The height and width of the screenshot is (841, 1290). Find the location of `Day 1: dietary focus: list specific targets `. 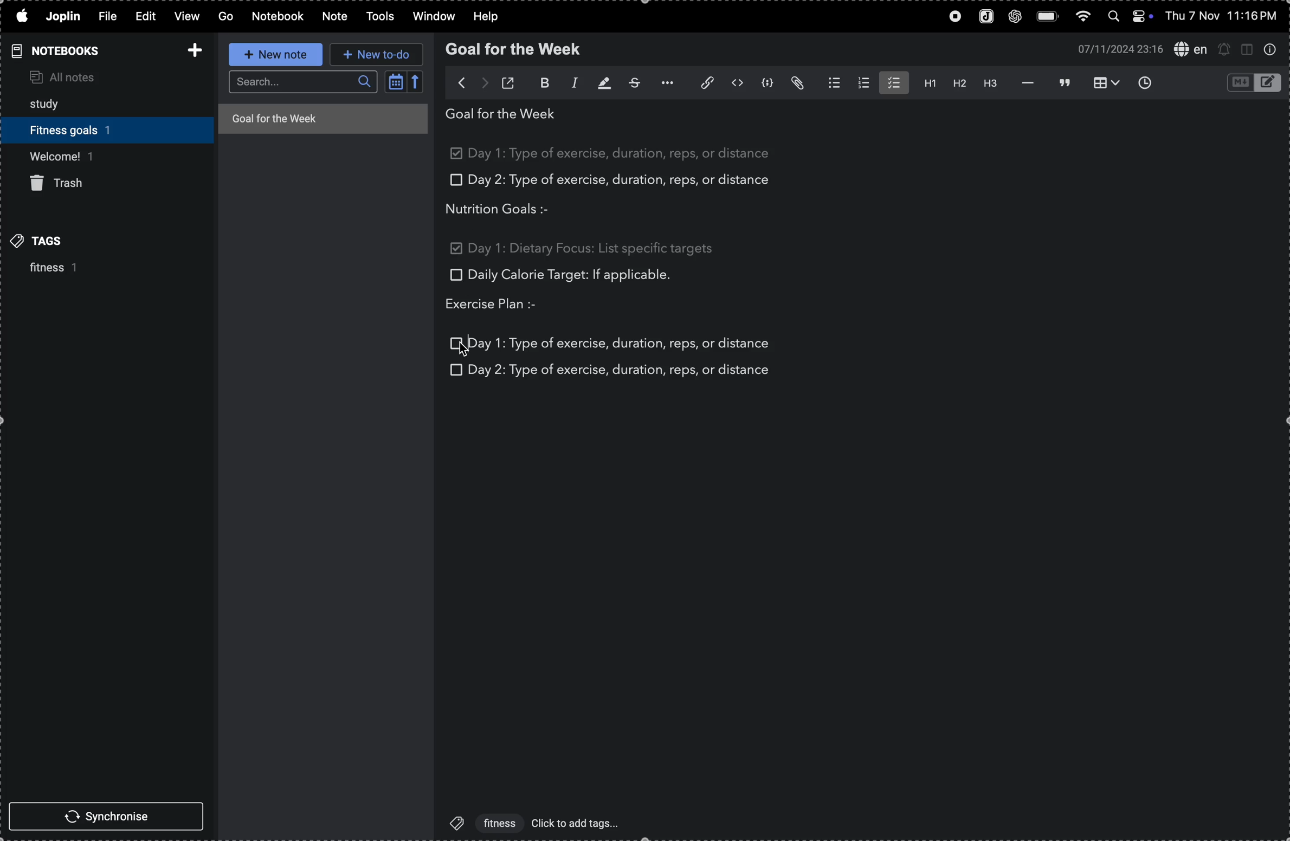

Day 1: dietary focus: list specific targets  is located at coordinates (592, 247).